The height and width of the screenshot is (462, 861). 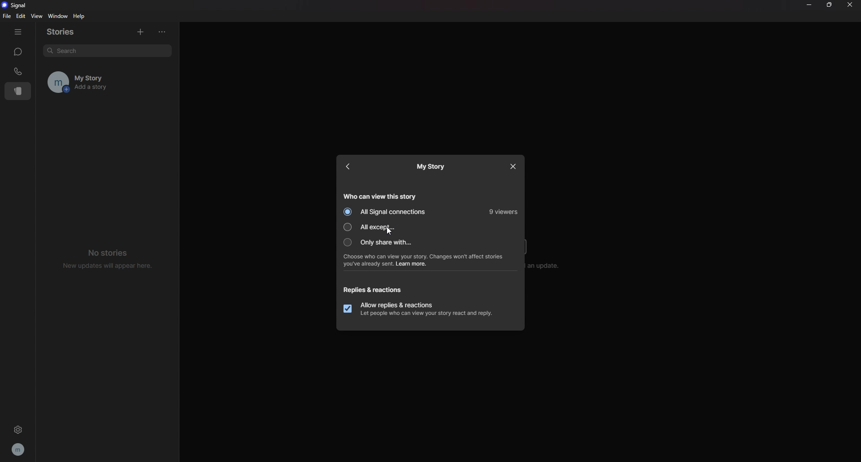 What do you see at coordinates (96, 82) in the screenshot?
I see `my story add a story` at bounding box center [96, 82].